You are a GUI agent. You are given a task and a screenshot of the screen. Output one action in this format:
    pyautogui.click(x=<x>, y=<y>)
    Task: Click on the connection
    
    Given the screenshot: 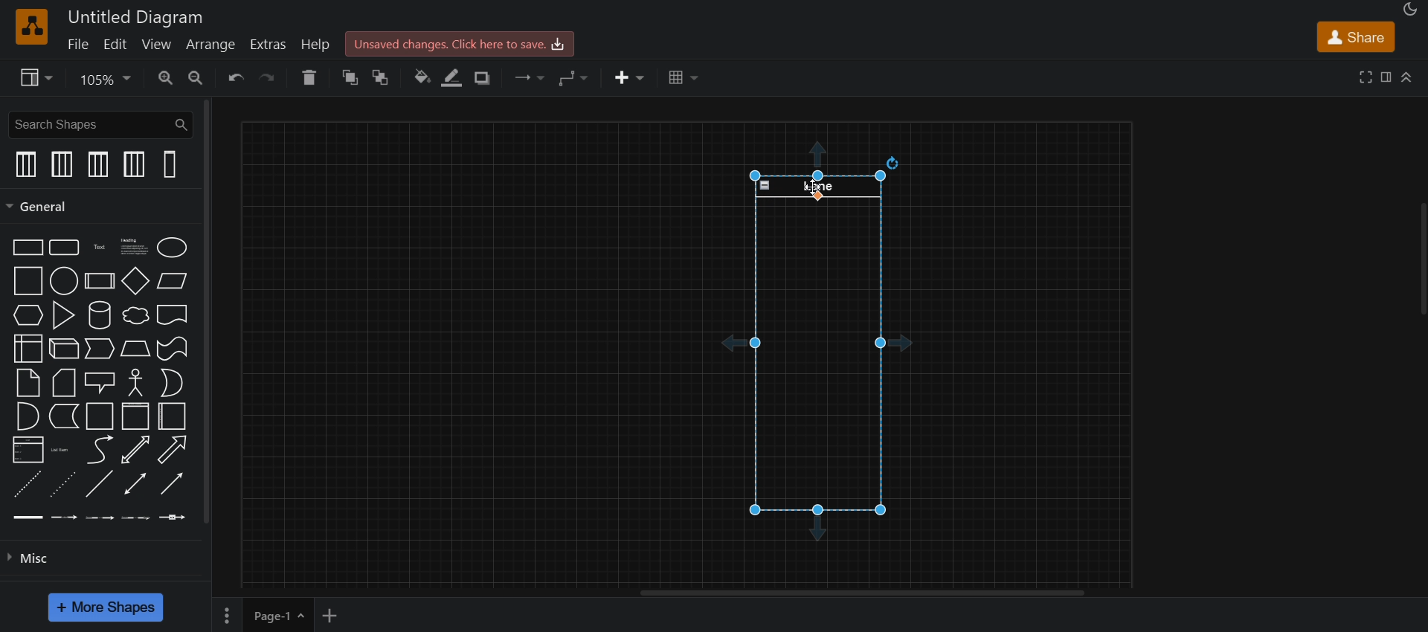 What is the action you would take?
    pyautogui.click(x=532, y=77)
    